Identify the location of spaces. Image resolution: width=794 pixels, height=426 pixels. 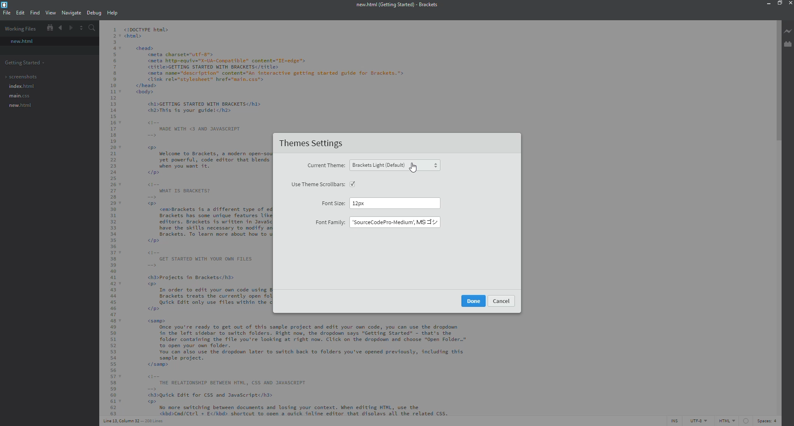
(766, 421).